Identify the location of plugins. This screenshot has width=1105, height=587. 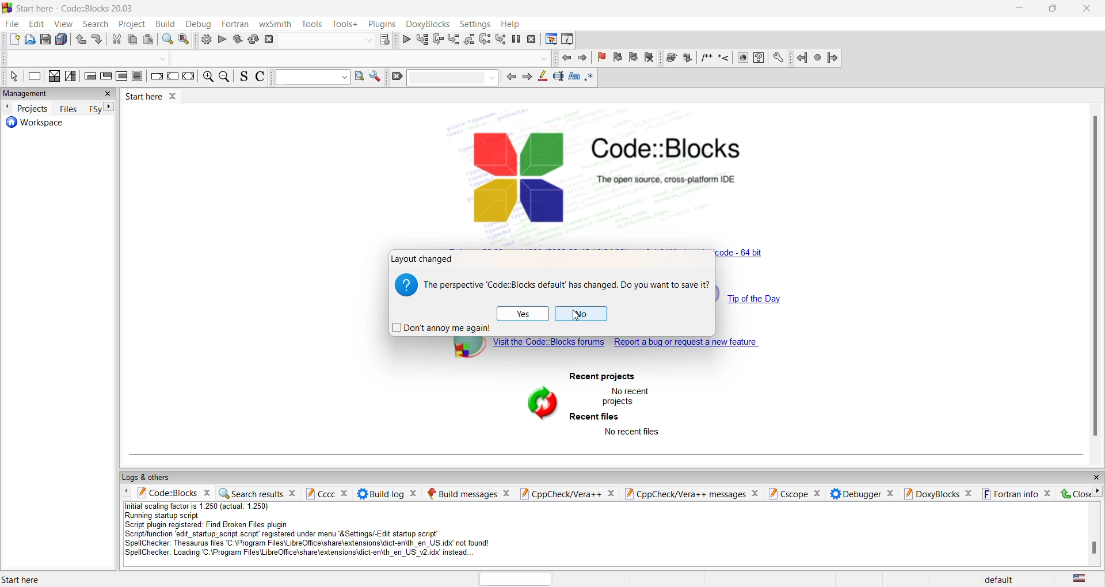
(380, 24).